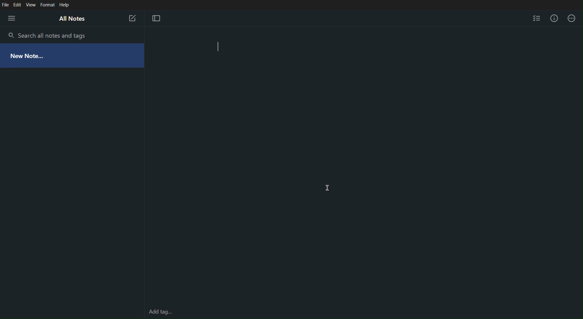  What do you see at coordinates (32, 4) in the screenshot?
I see `View` at bounding box center [32, 4].